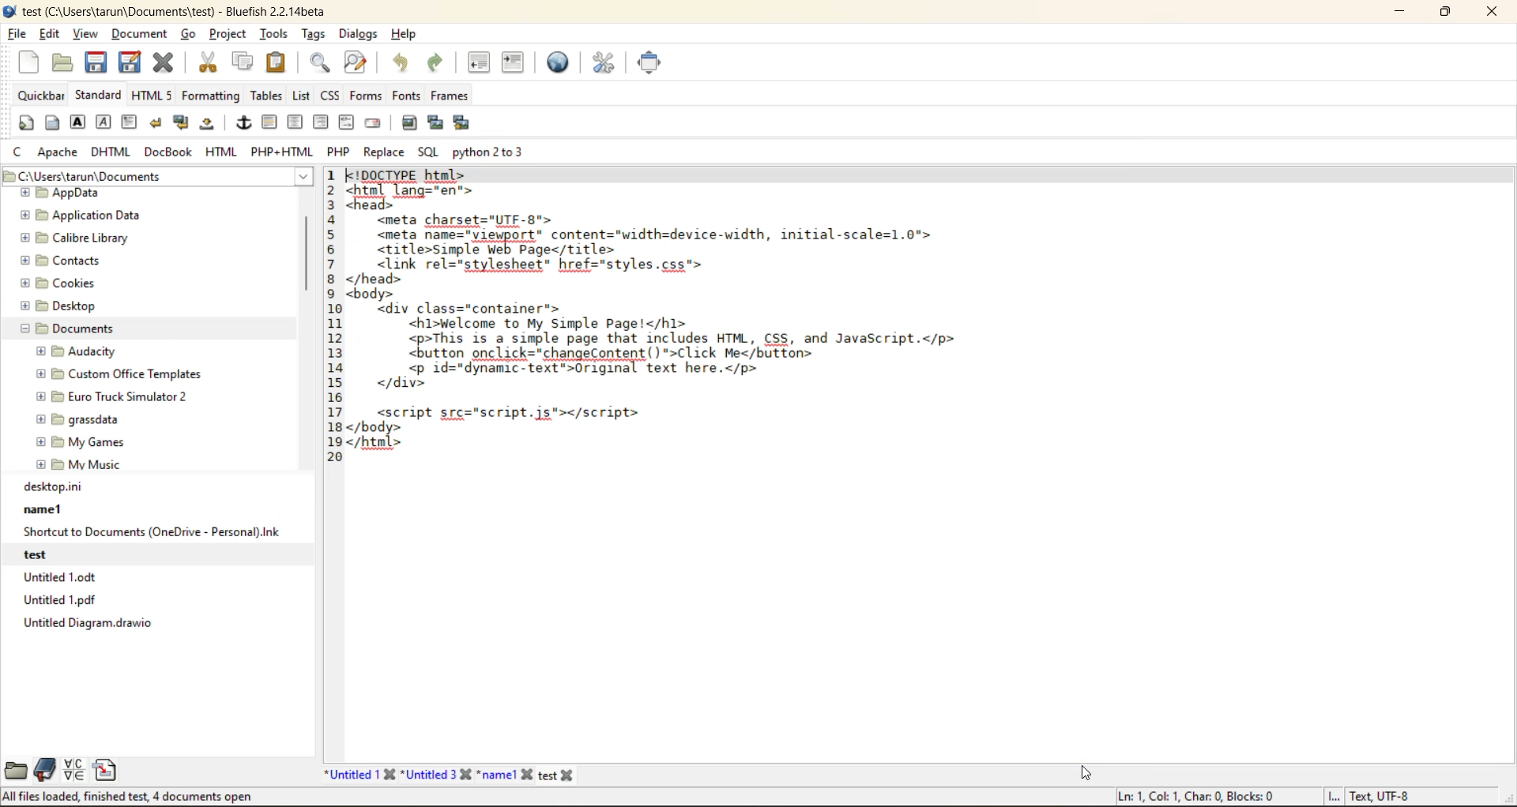 The height and width of the screenshot is (807, 1517). Describe the element at coordinates (241, 62) in the screenshot. I see `copy` at that location.